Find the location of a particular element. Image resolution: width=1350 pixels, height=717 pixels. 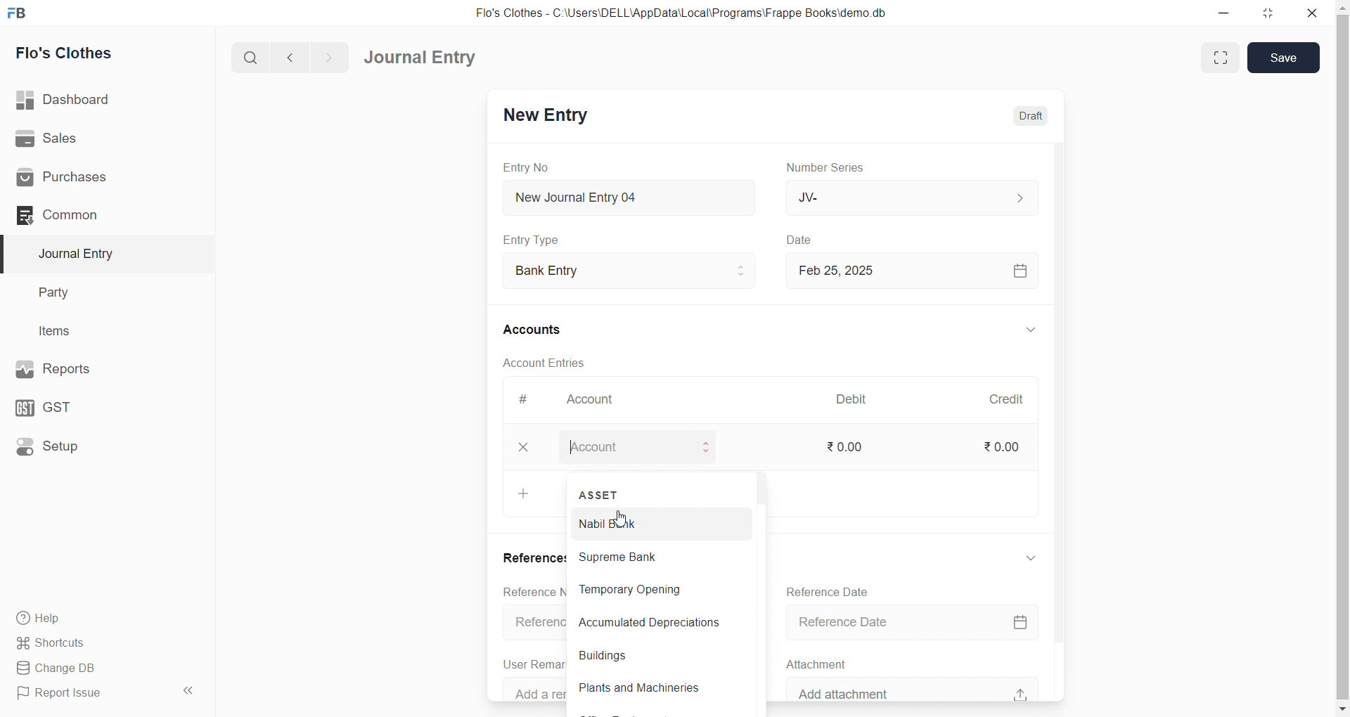

scroll bar is located at coordinates (1342, 359).